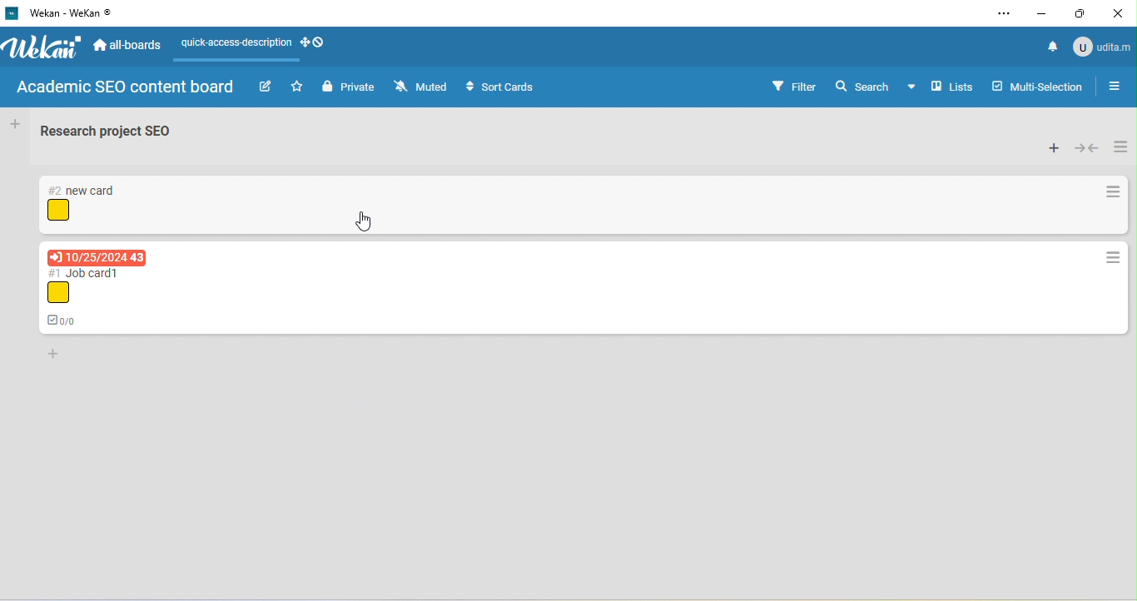  What do you see at coordinates (58, 211) in the screenshot?
I see `icon` at bounding box center [58, 211].